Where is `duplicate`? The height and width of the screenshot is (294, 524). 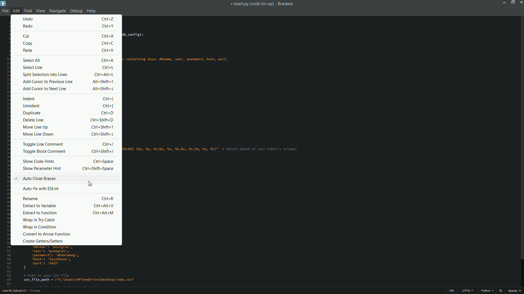
duplicate is located at coordinates (32, 113).